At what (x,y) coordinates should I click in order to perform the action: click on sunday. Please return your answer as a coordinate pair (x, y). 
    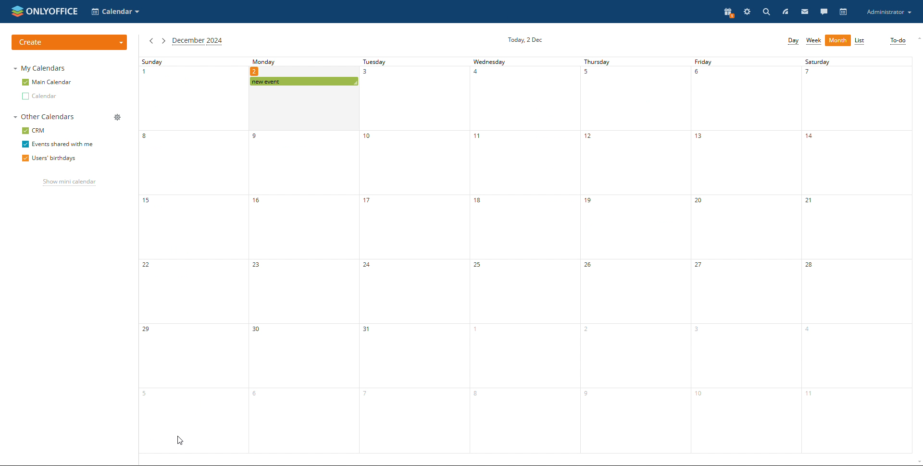
    Looking at the image, I should click on (191, 255).